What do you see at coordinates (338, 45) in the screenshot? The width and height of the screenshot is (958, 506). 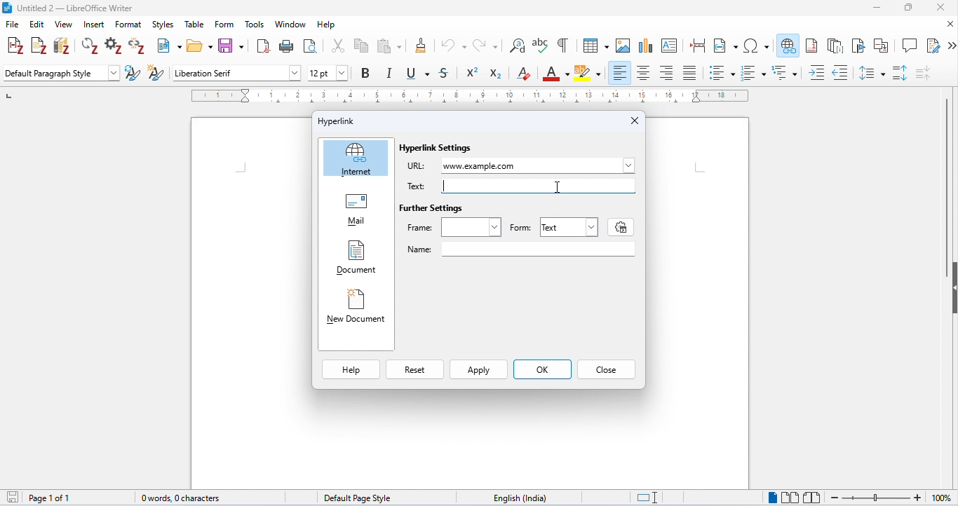 I see `cut` at bounding box center [338, 45].